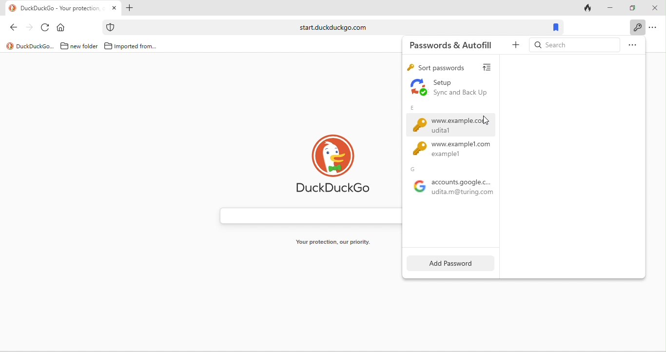 The width and height of the screenshot is (666, 352). I want to click on reload, so click(46, 28).